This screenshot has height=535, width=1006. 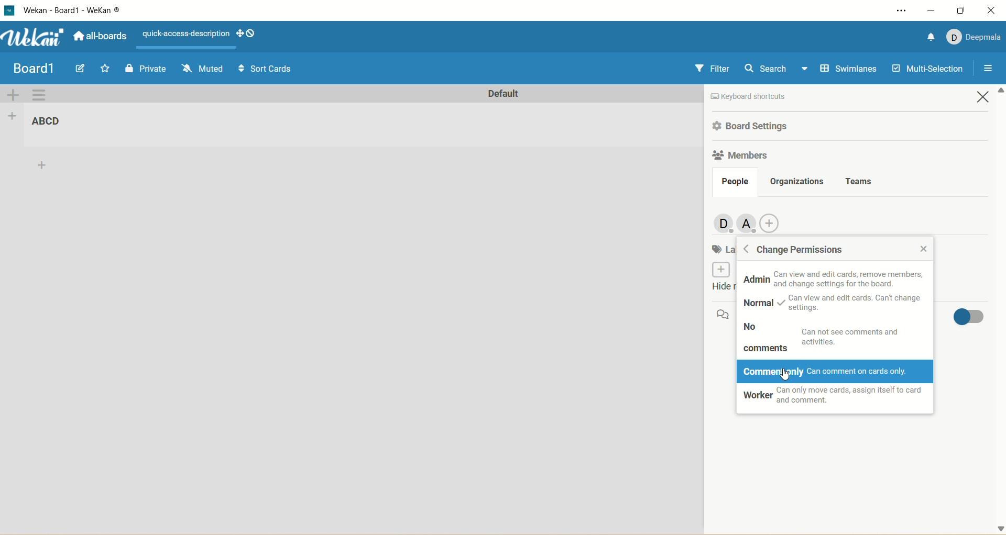 What do you see at coordinates (774, 221) in the screenshot?
I see `add member` at bounding box center [774, 221].